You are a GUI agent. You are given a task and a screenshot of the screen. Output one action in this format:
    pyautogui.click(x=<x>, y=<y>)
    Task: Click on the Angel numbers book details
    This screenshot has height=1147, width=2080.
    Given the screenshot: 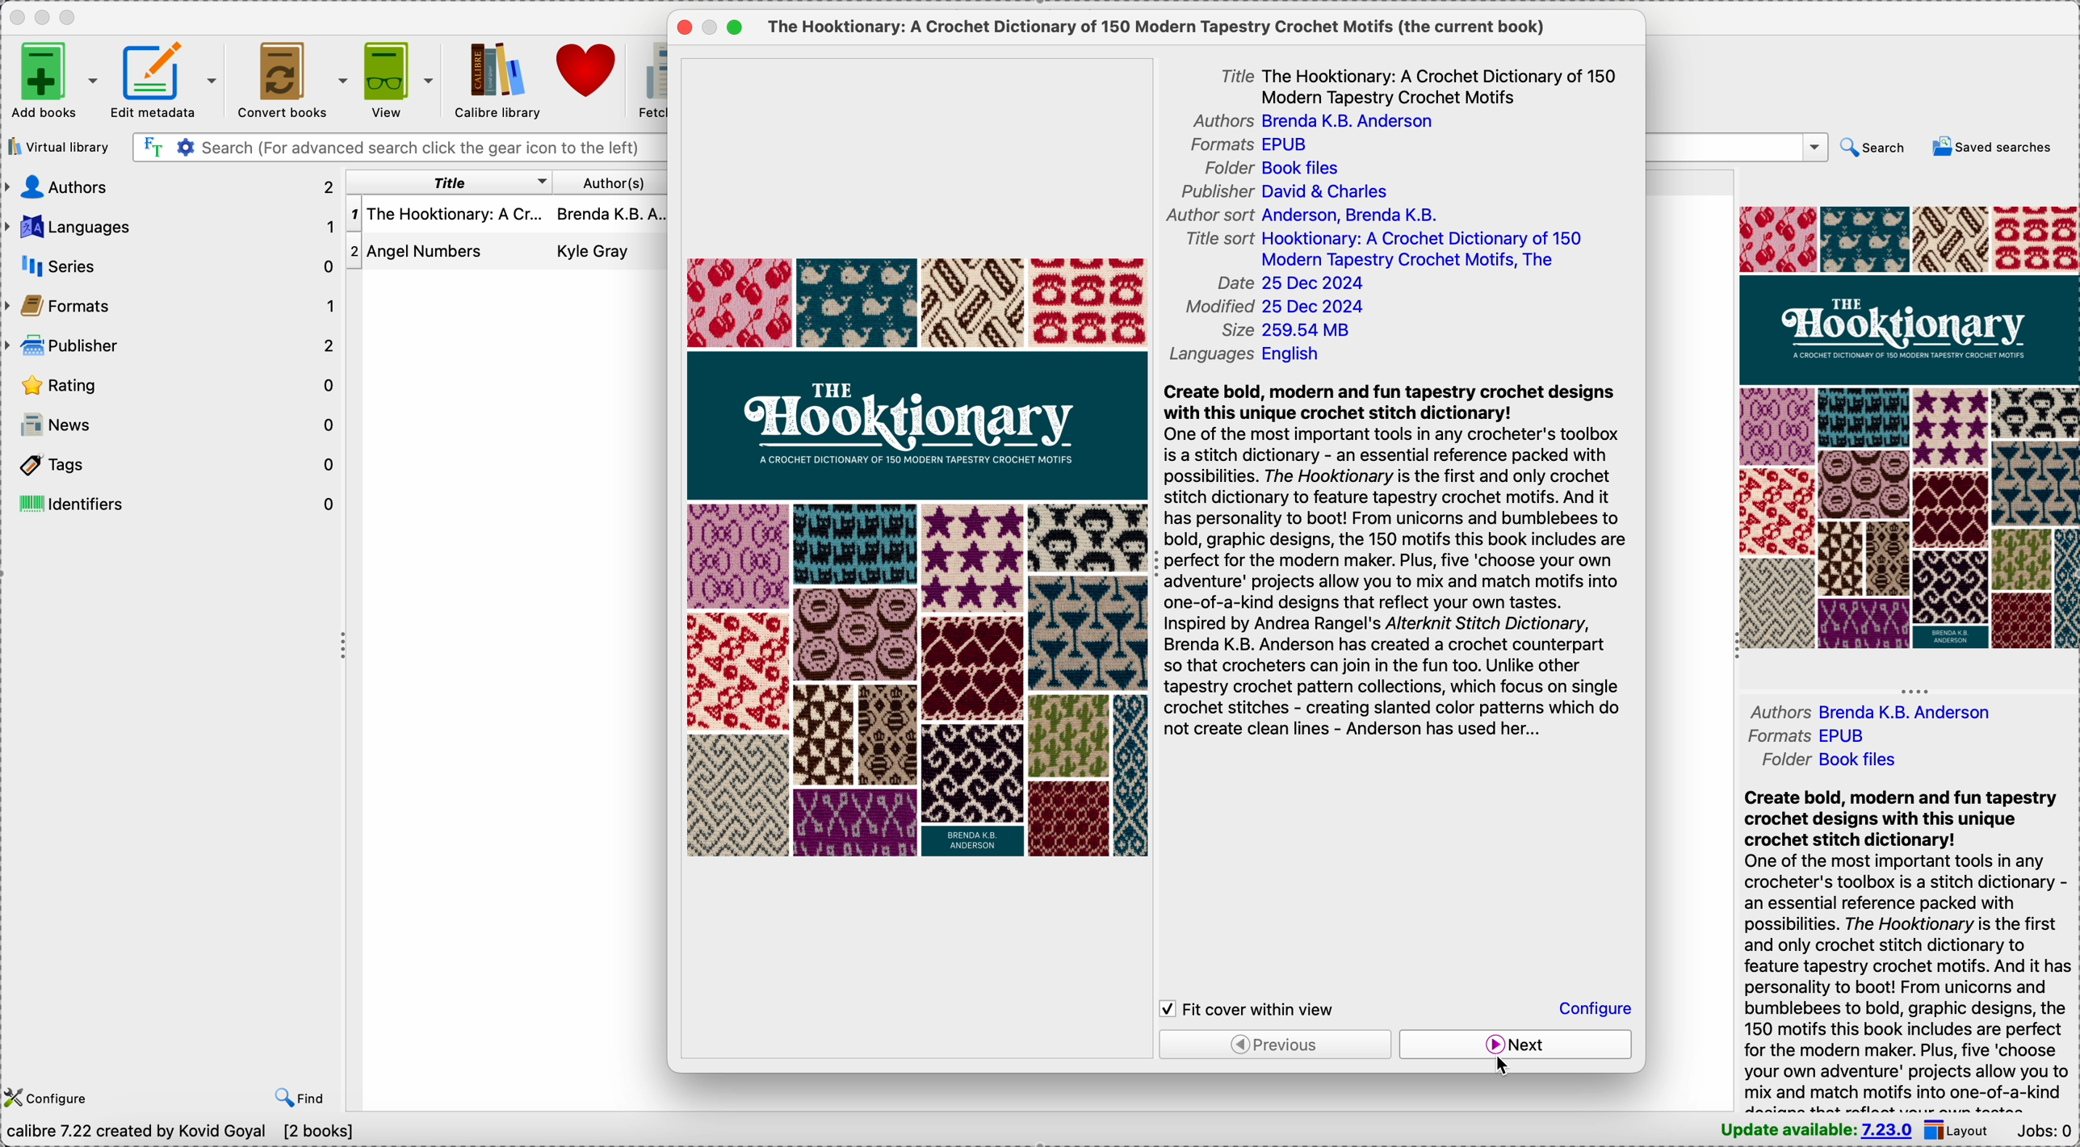 What is the action you would take?
    pyautogui.click(x=507, y=252)
    